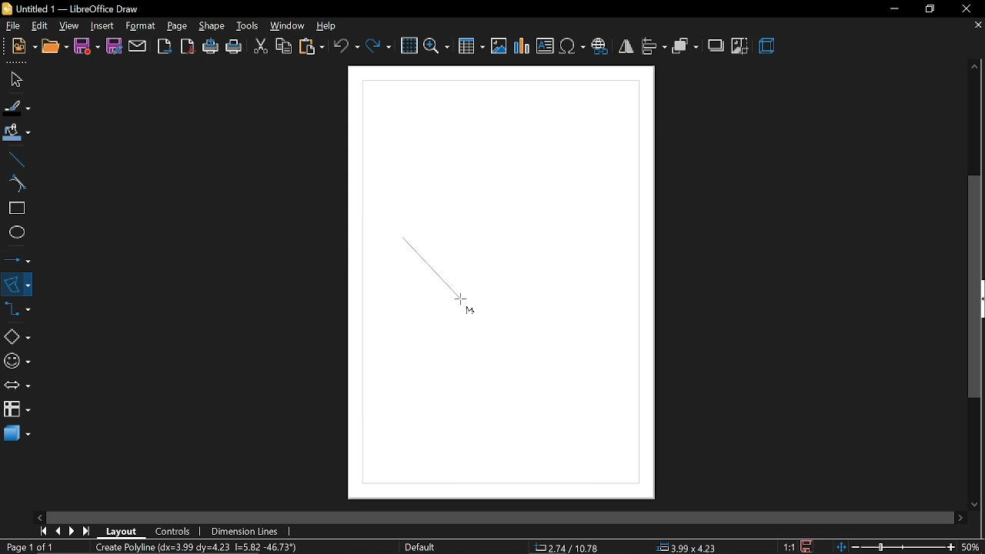 The height and width of the screenshot is (554, 985). I want to click on tools, so click(247, 26).